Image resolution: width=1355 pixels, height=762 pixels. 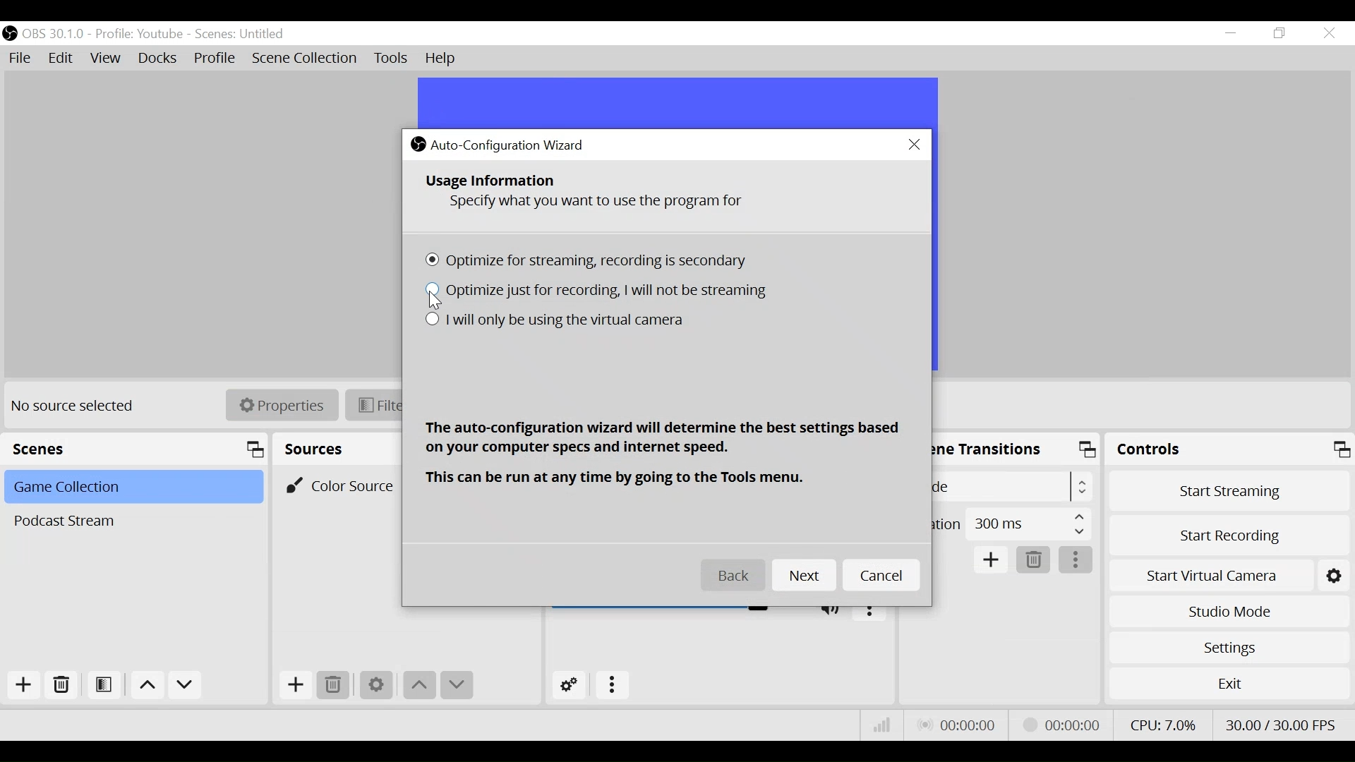 I want to click on Back, so click(x=734, y=576).